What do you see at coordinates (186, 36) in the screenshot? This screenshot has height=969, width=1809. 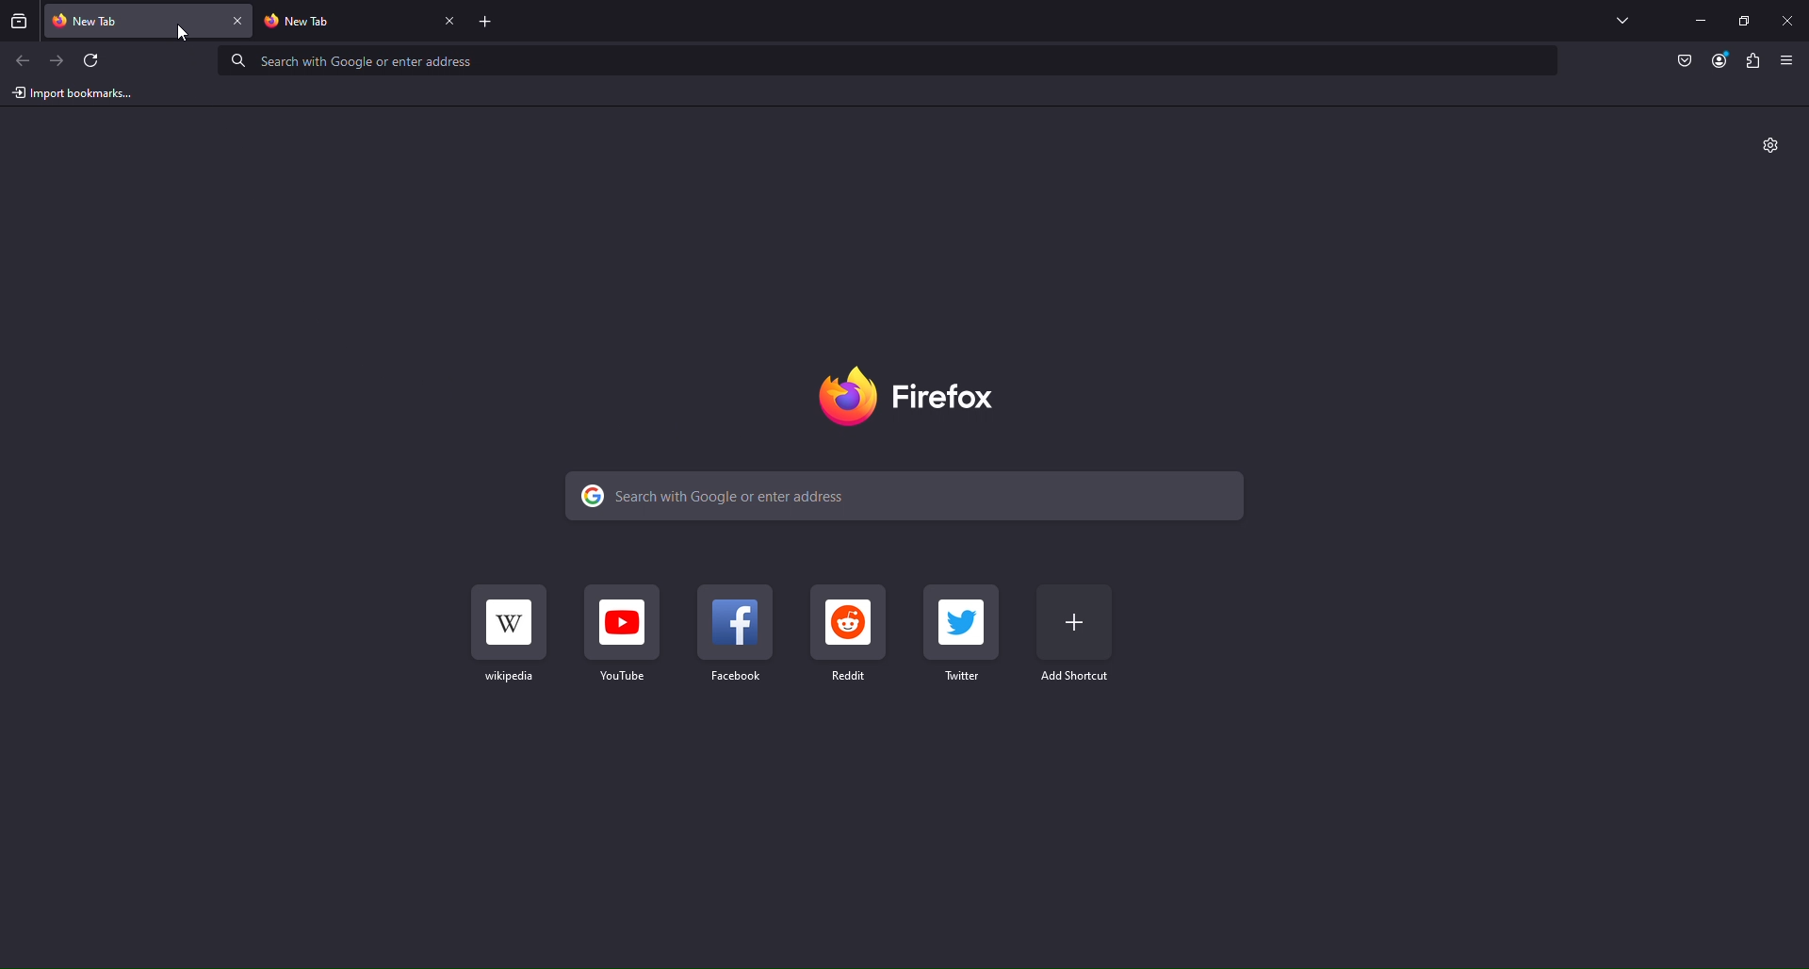 I see `cursor` at bounding box center [186, 36].